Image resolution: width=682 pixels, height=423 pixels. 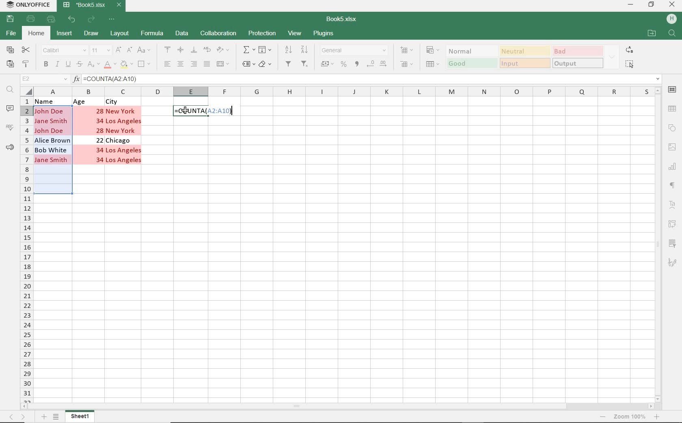 I want to click on COPY STYLE, so click(x=26, y=64).